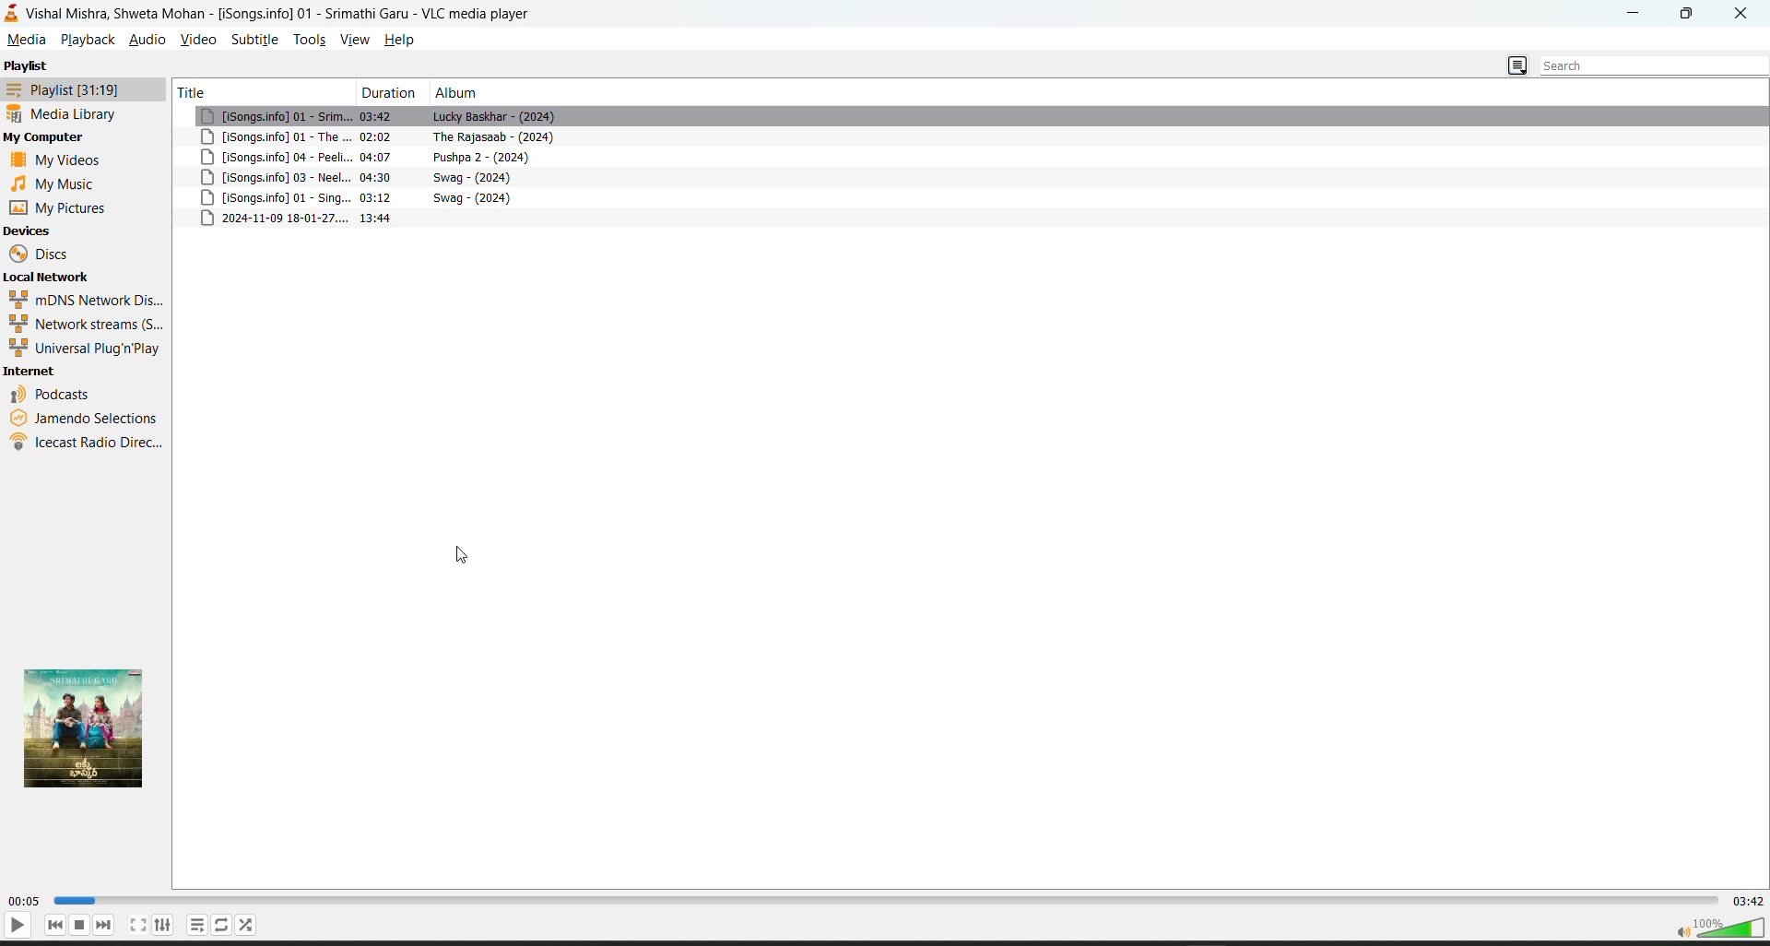 The width and height of the screenshot is (1770, 946). I want to click on 02:02, so click(380, 136).